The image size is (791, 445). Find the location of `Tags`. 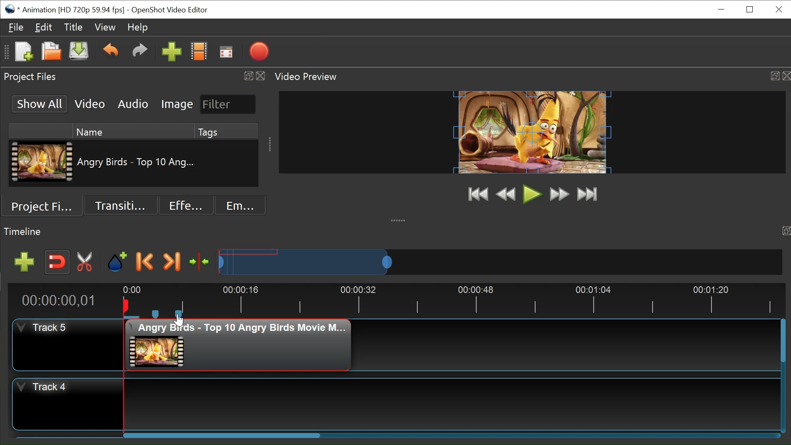

Tags is located at coordinates (227, 131).